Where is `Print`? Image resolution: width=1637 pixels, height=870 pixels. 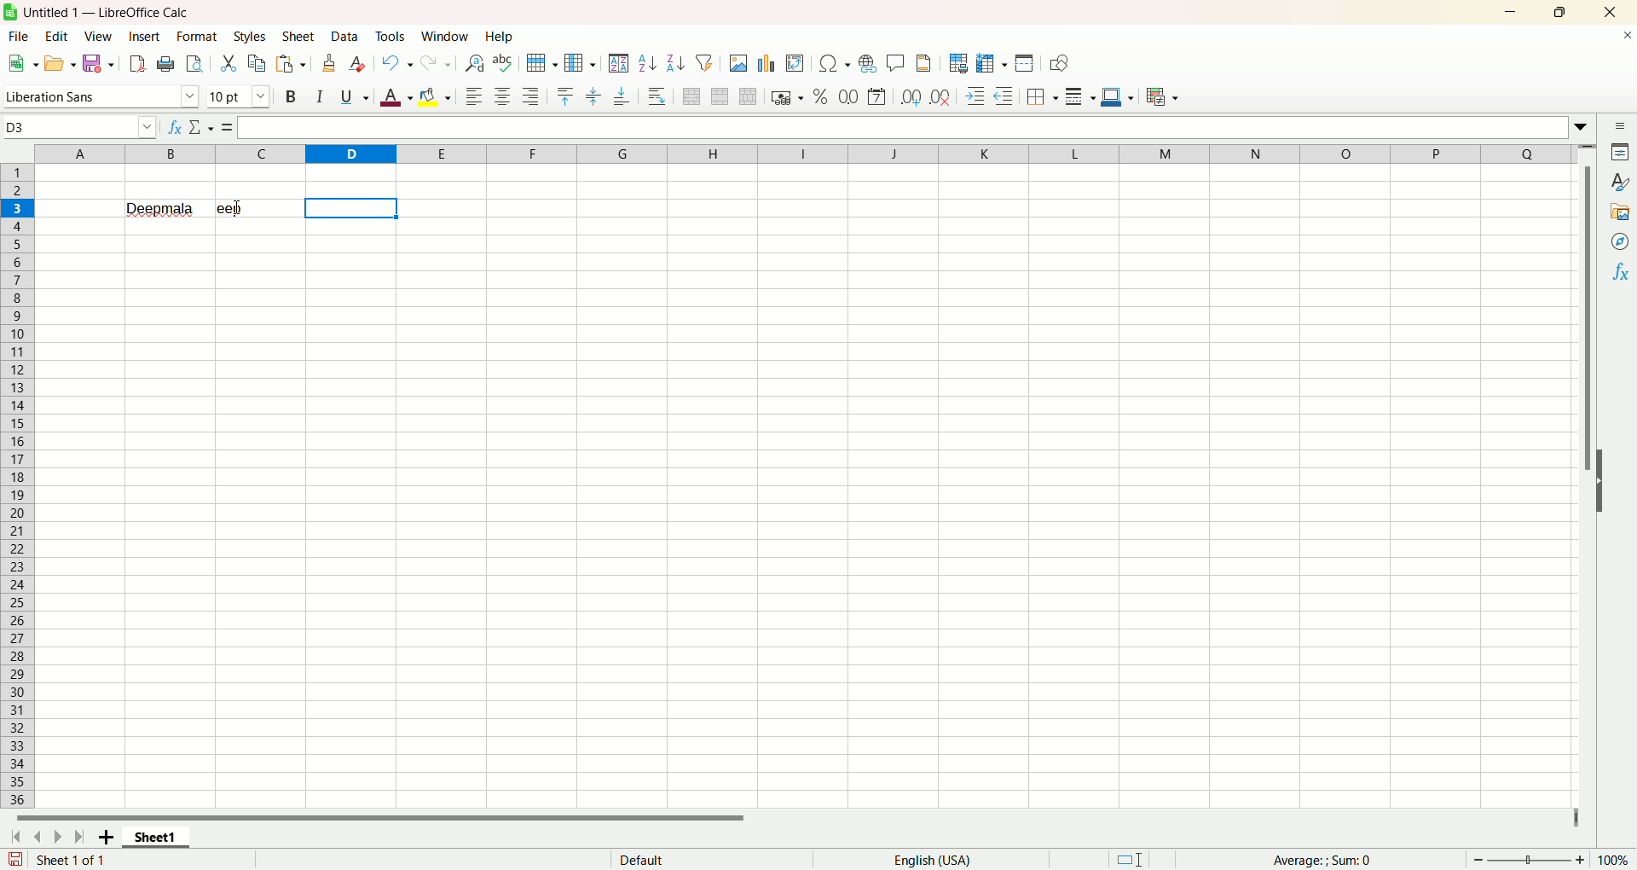 Print is located at coordinates (165, 65).